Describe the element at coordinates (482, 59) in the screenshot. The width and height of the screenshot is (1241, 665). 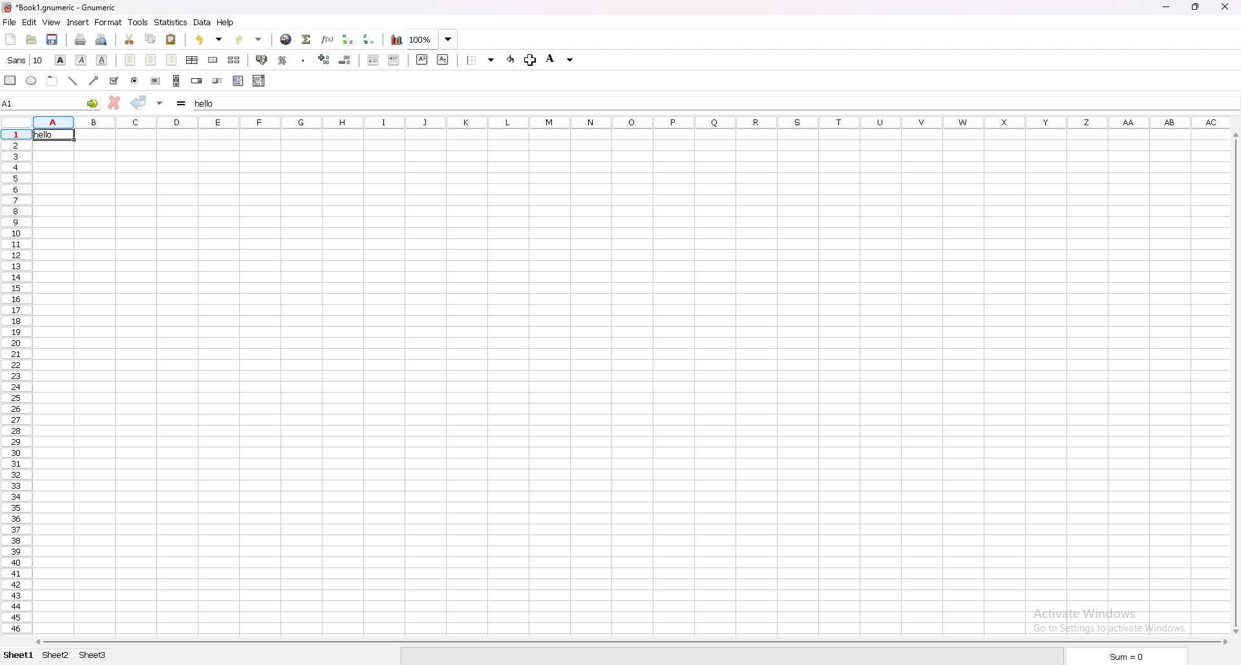
I see `border` at that location.